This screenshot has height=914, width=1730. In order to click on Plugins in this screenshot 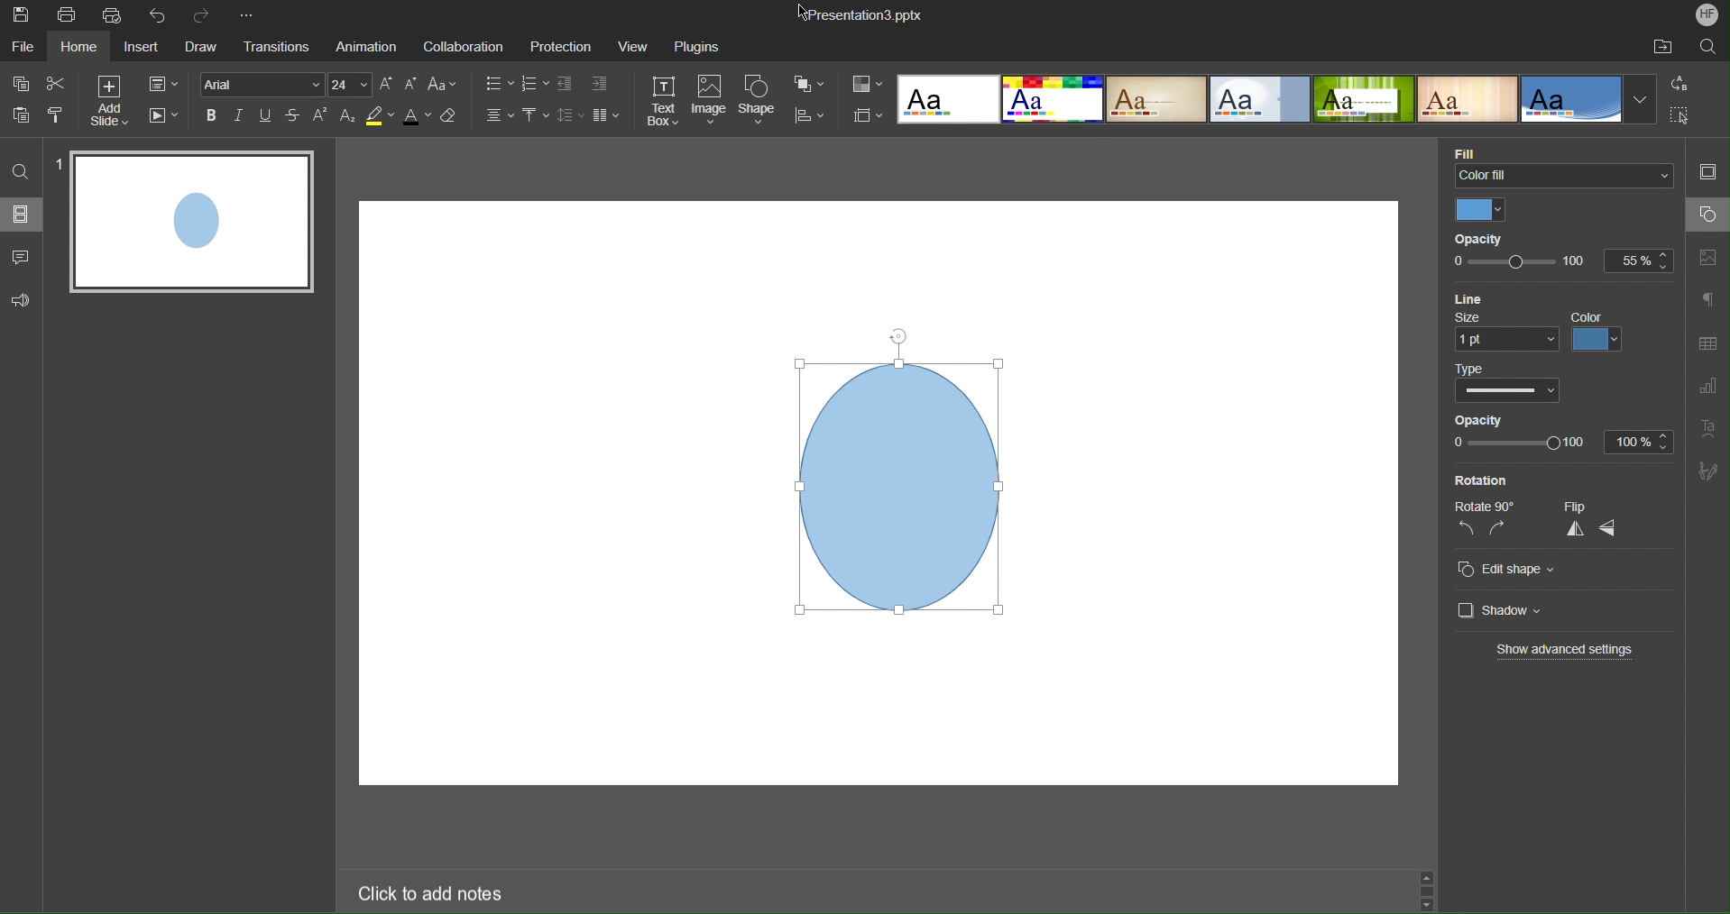, I will do `click(698, 48)`.